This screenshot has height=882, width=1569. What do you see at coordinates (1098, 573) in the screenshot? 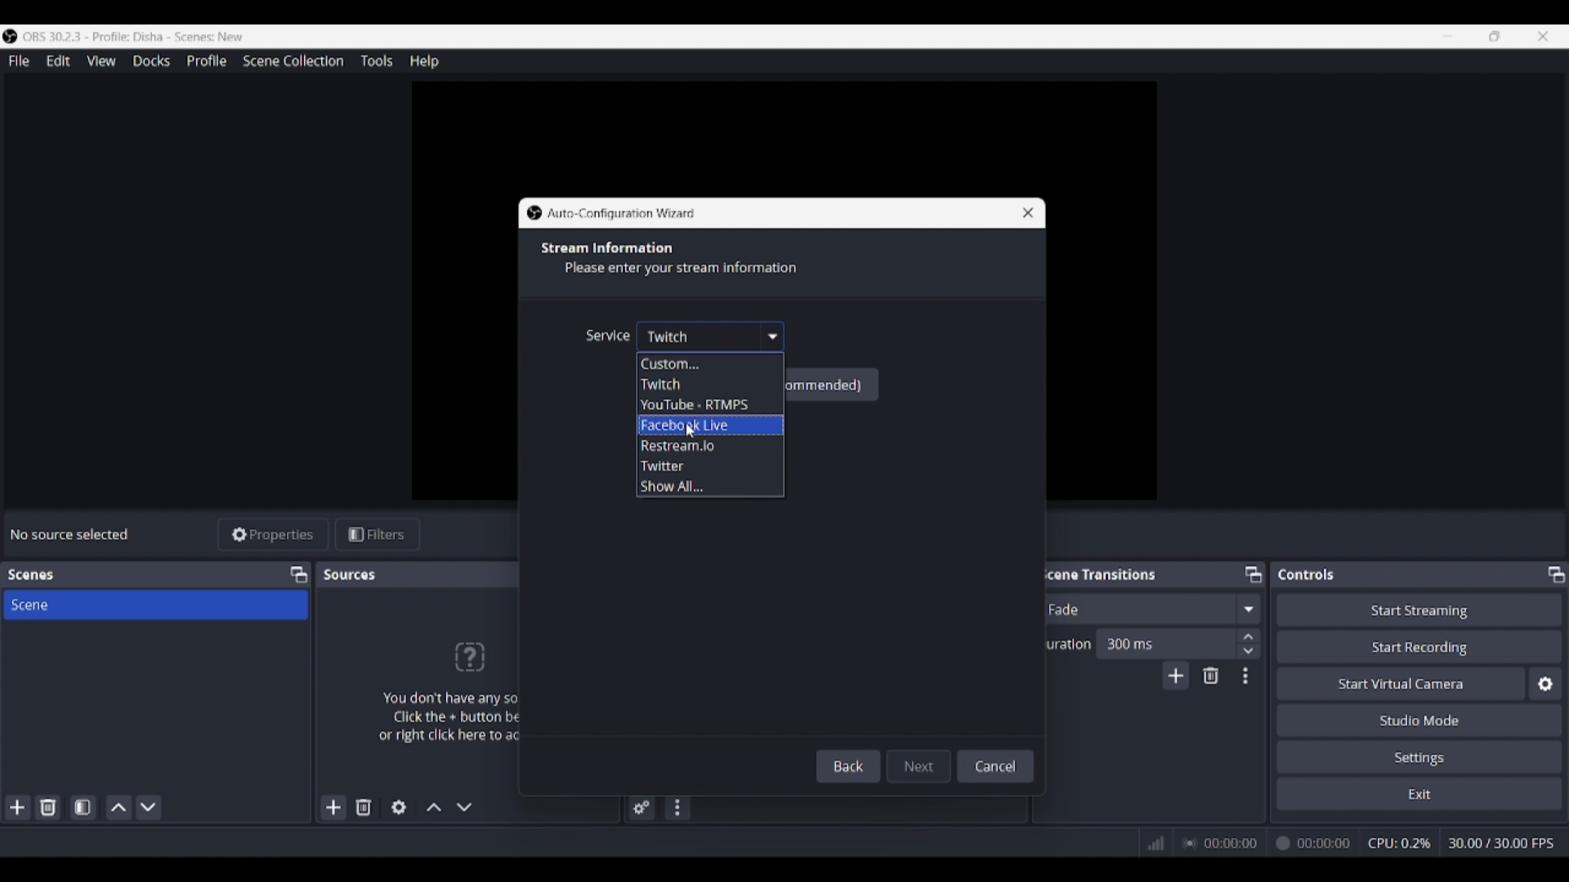
I see `Panel title` at bounding box center [1098, 573].